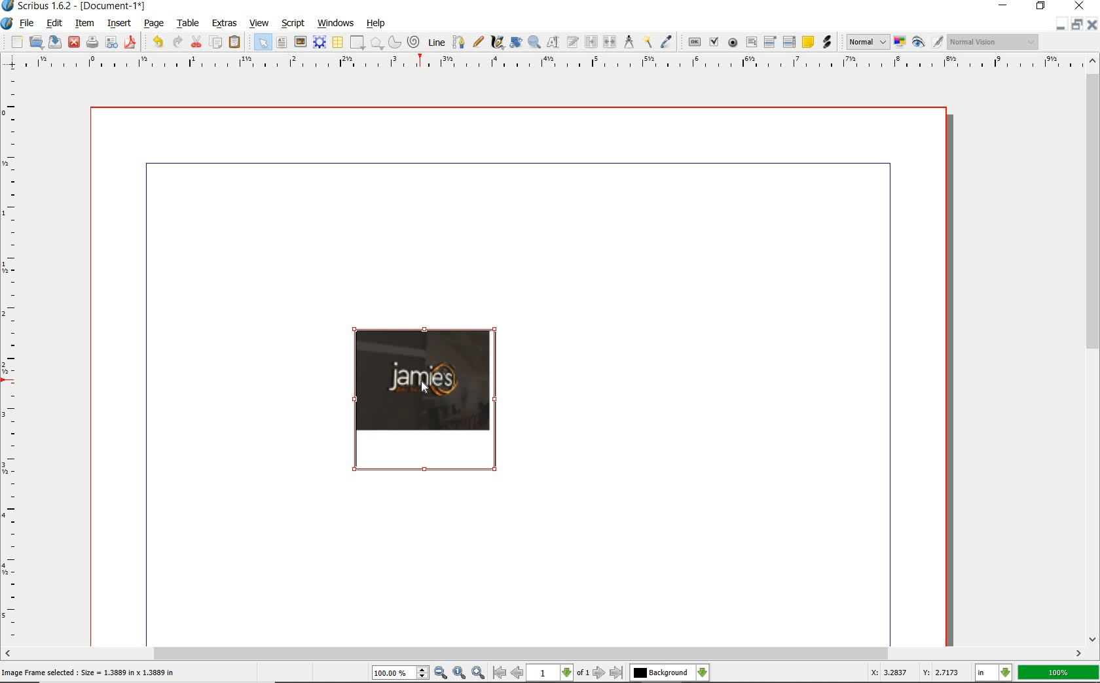  I want to click on file, so click(28, 23).